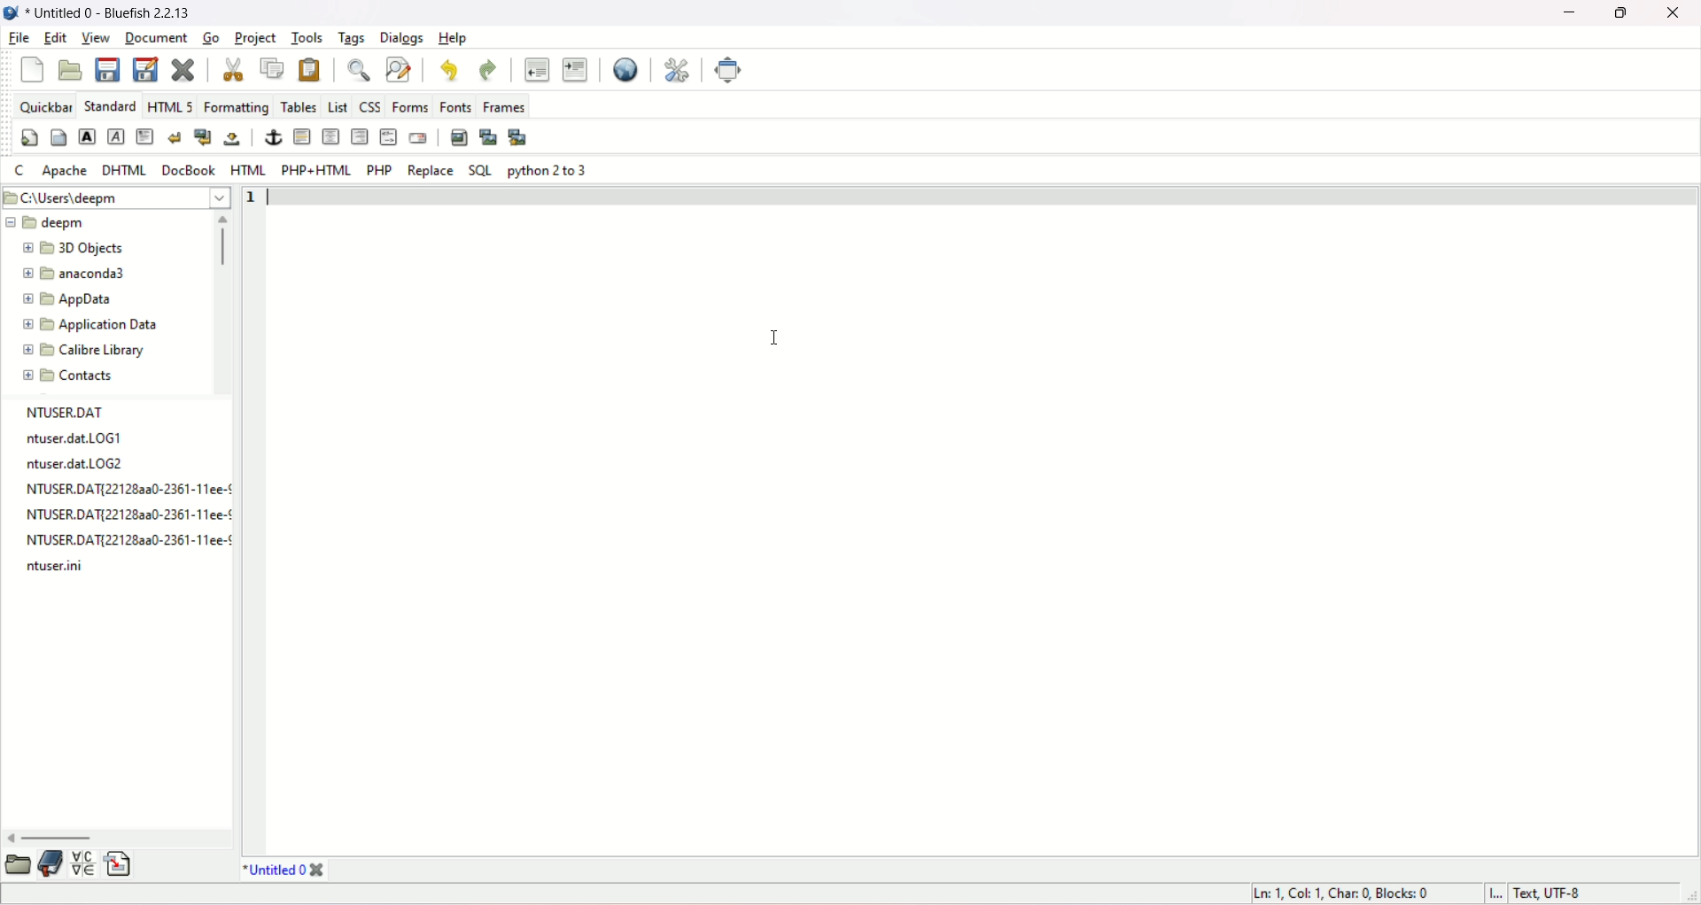  I want to click on break, so click(176, 135).